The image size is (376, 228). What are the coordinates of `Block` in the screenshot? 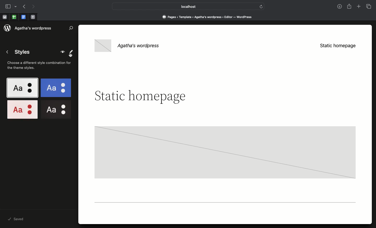 It's located at (223, 155).